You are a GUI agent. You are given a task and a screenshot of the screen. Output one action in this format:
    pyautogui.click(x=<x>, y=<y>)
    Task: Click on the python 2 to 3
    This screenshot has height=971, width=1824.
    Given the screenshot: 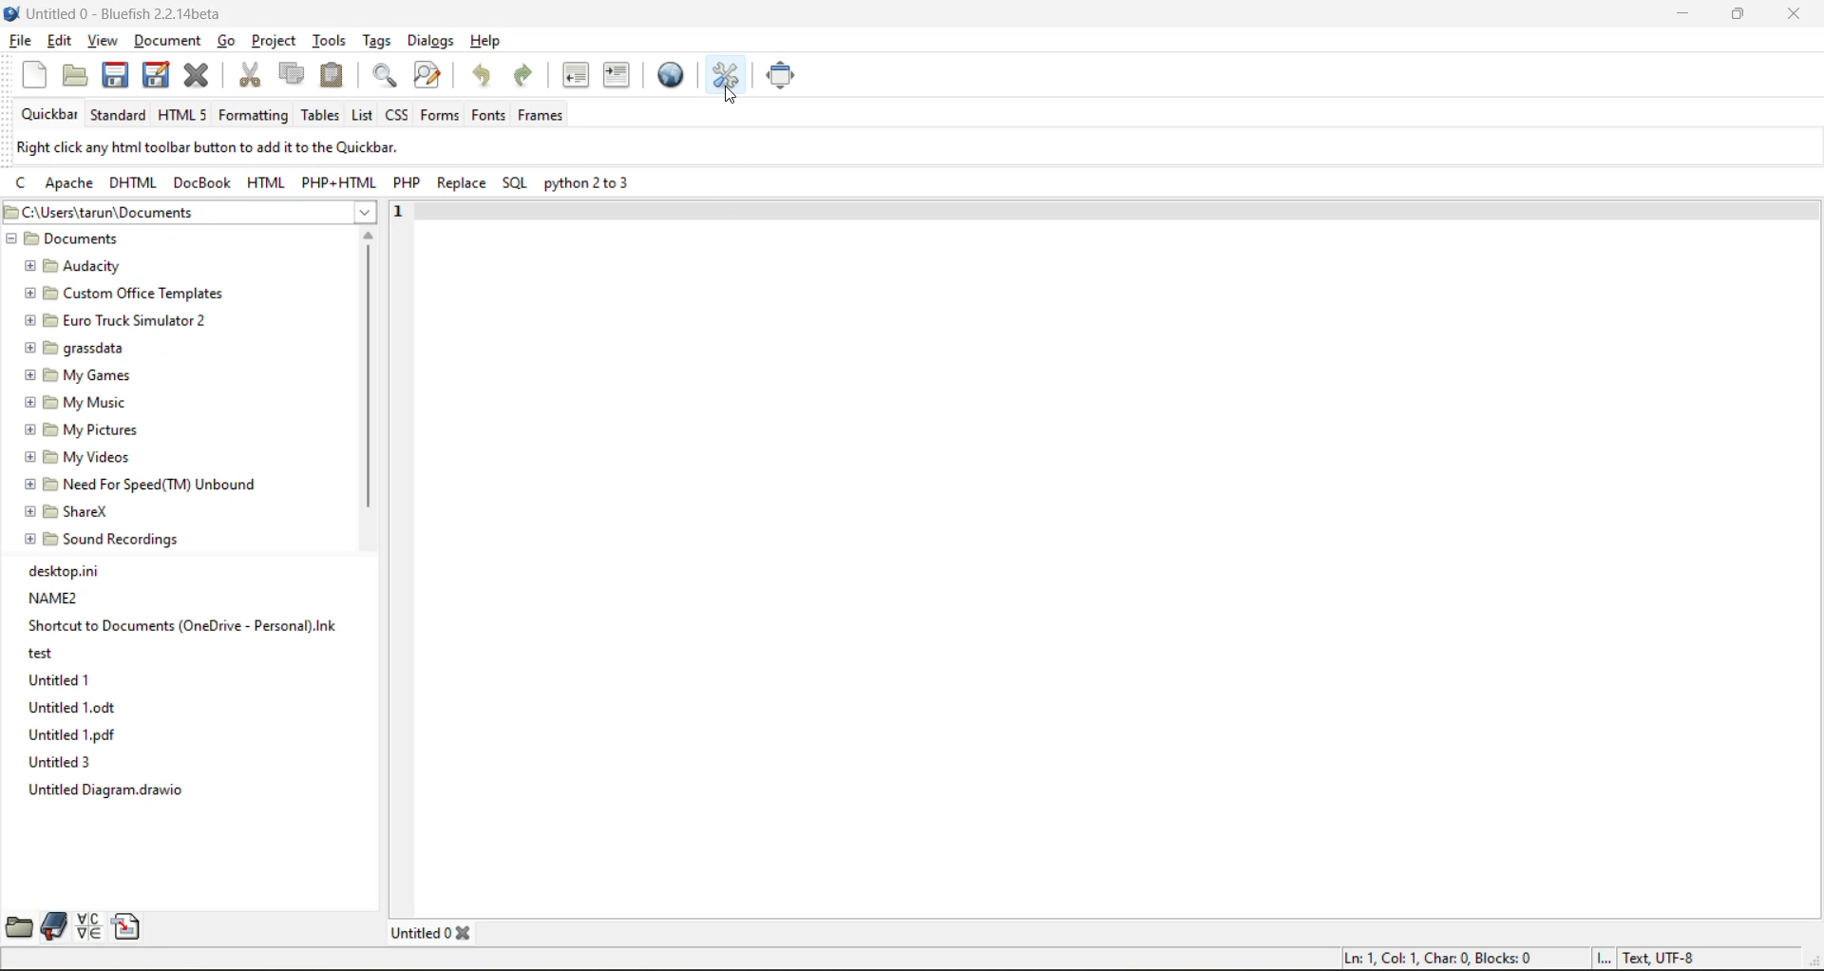 What is the action you would take?
    pyautogui.click(x=590, y=186)
    